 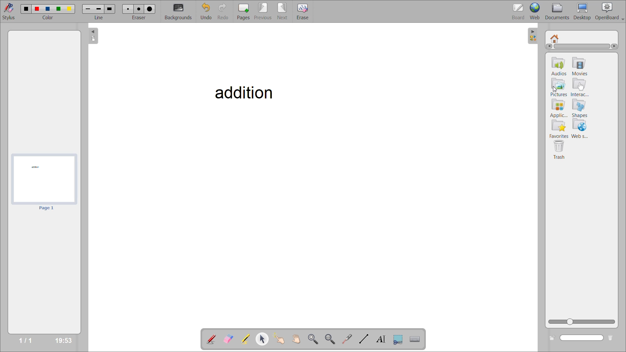 I want to click on hide sidebar, so click(x=533, y=37).